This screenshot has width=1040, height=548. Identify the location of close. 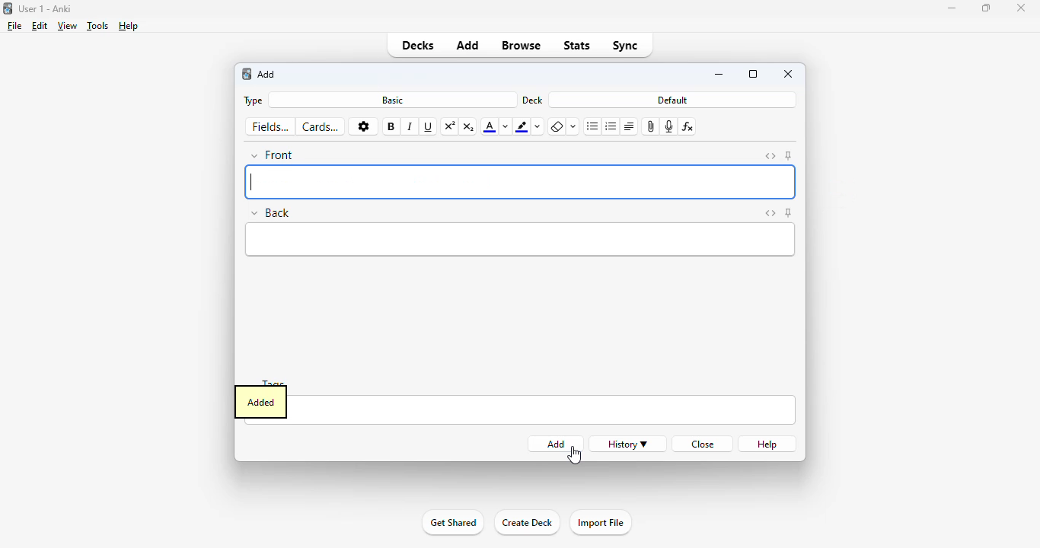
(789, 74).